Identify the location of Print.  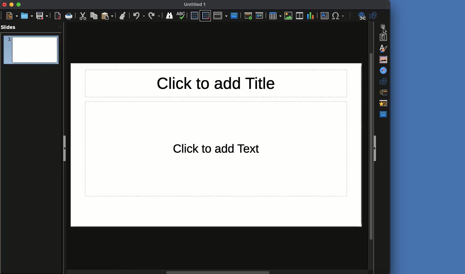
(69, 16).